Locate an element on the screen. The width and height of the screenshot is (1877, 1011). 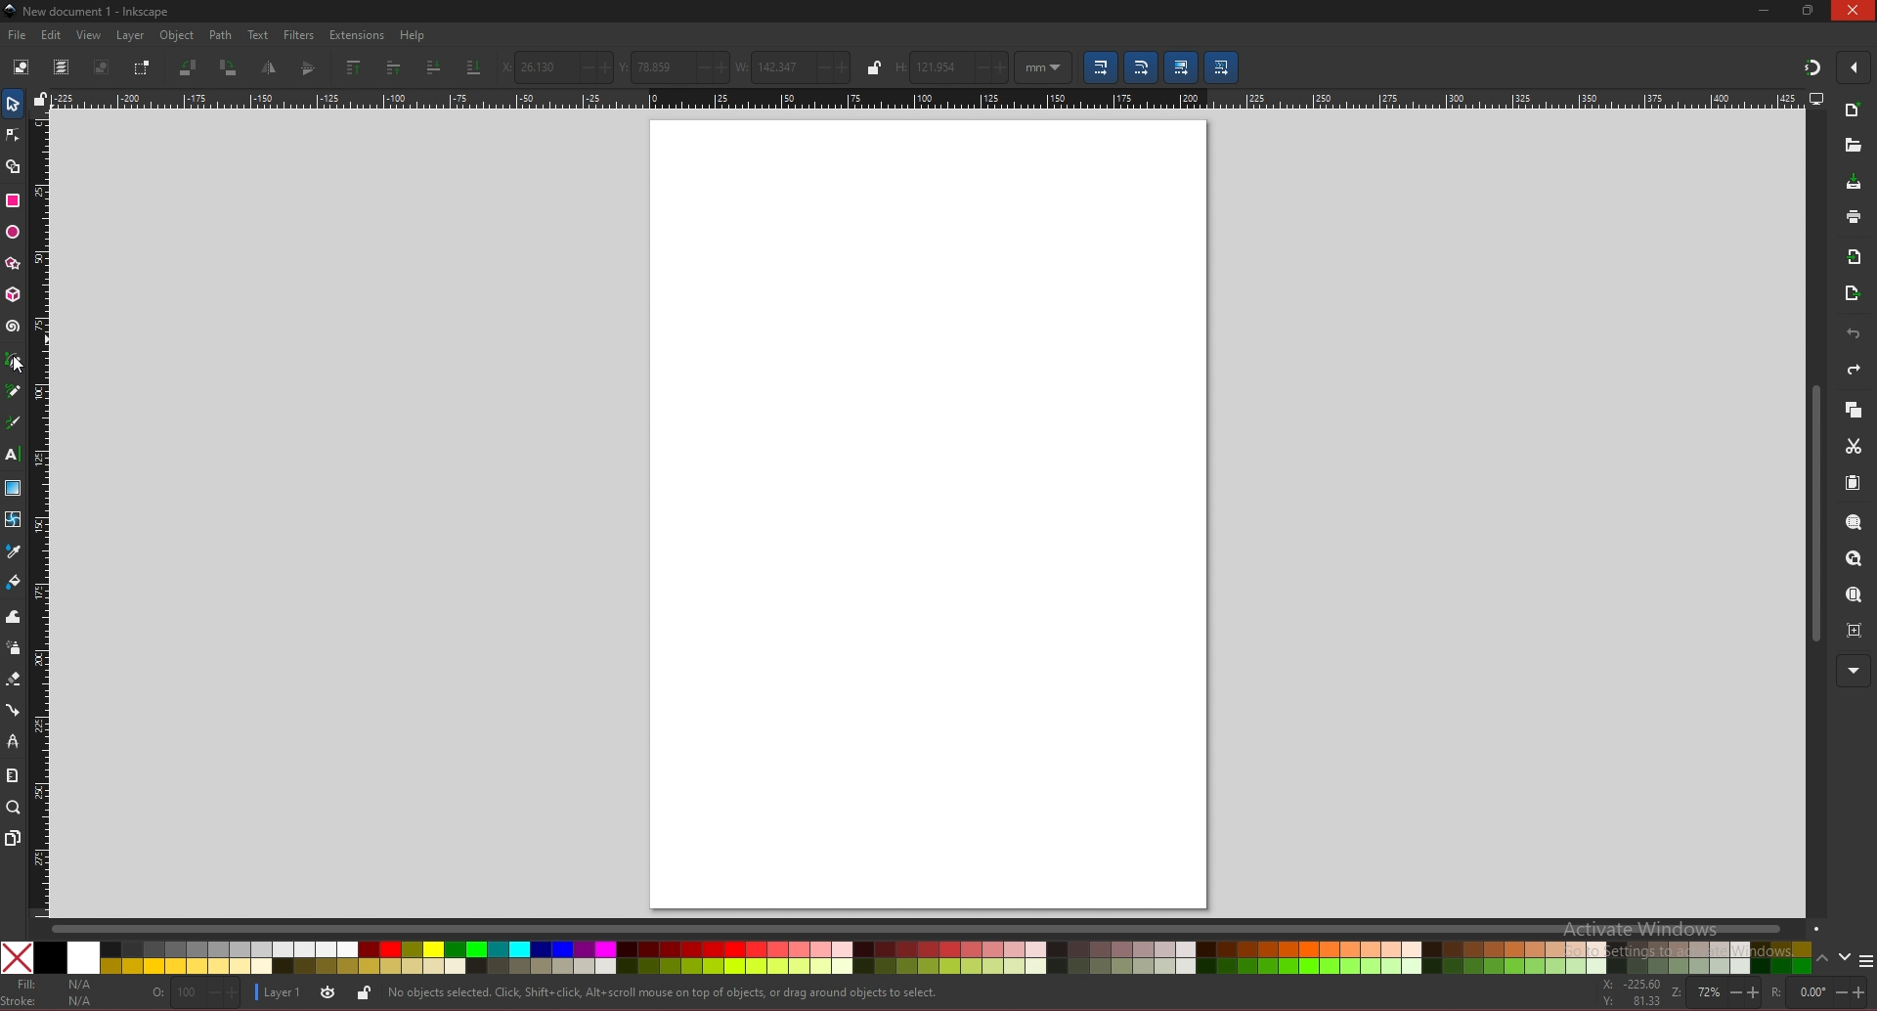
y coordinate is located at coordinates (675, 66).